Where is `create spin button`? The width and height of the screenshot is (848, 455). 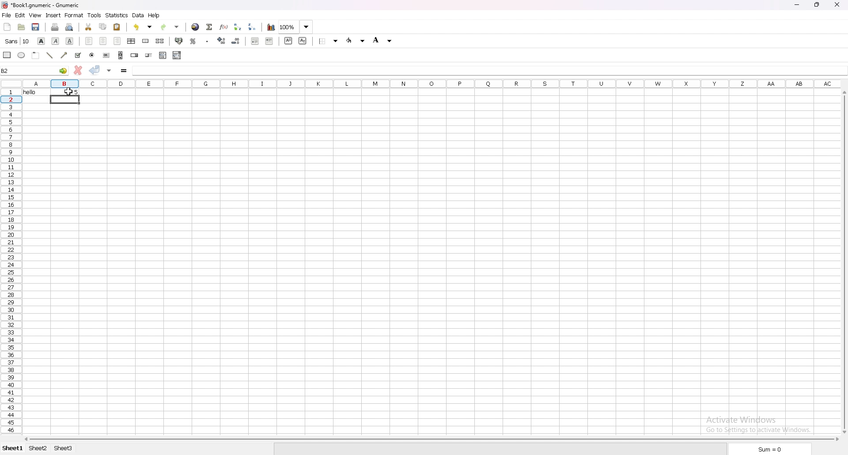 create spin button is located at coordinates (135, 55).